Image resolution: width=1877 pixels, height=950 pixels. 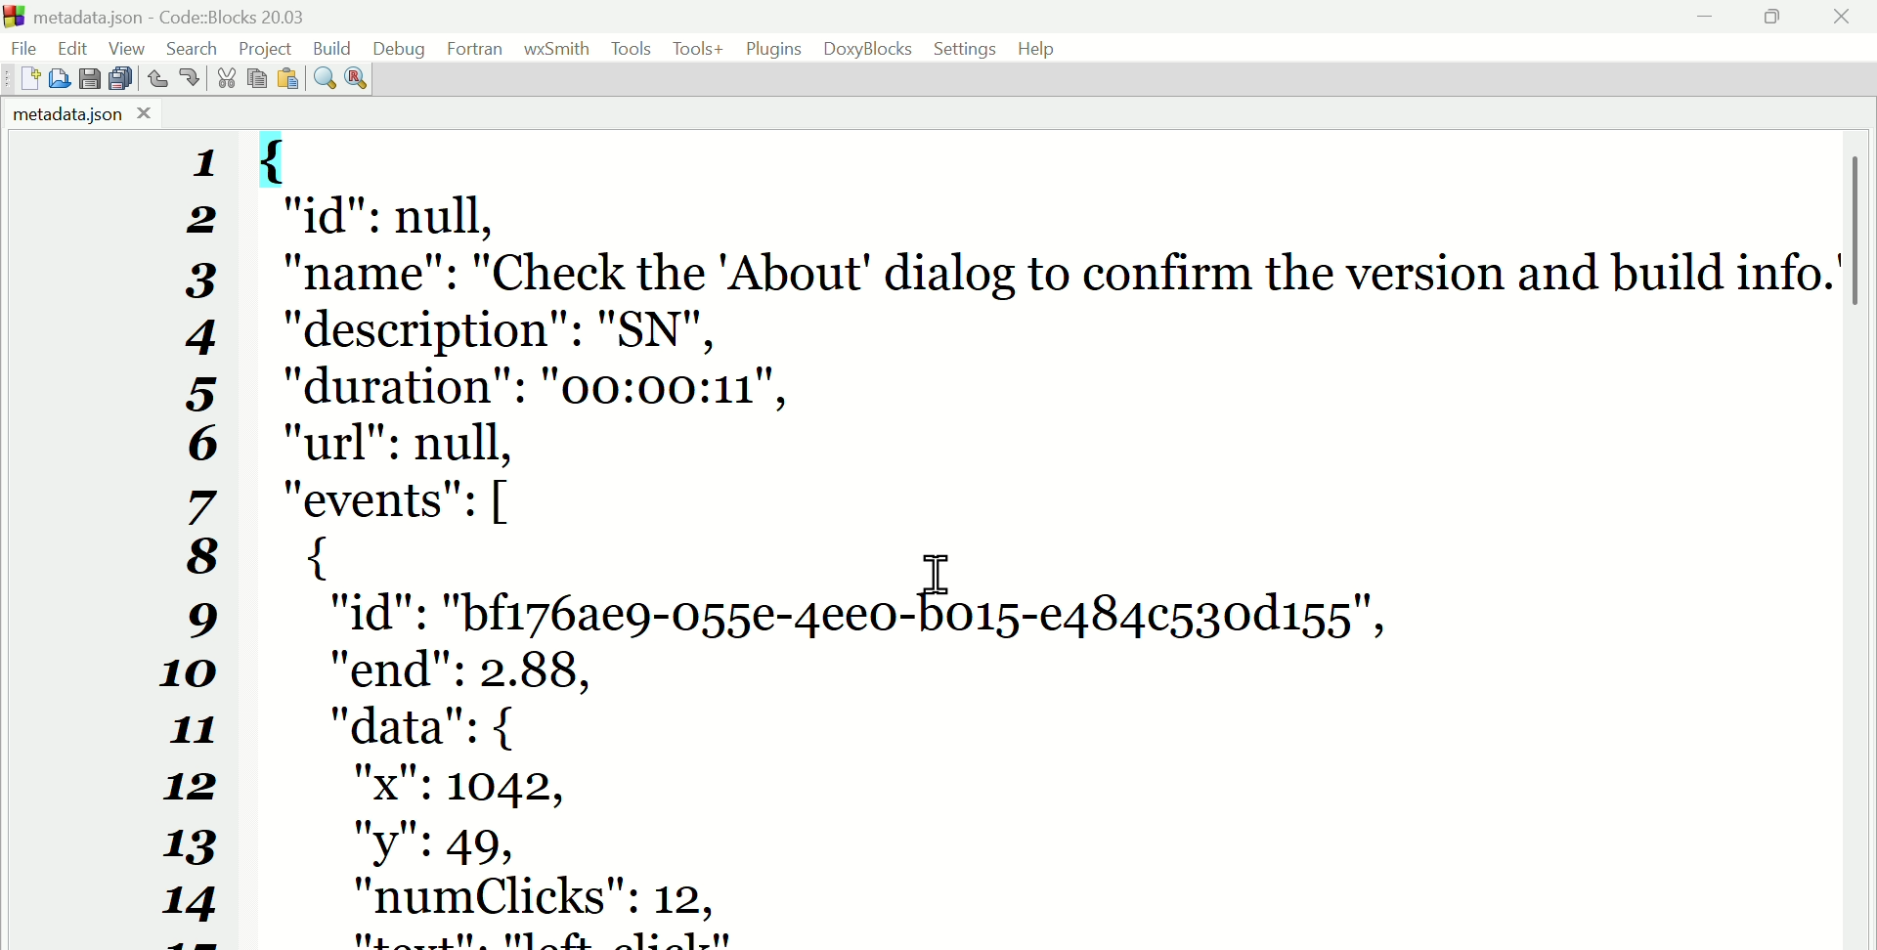 What do you see at coordinates (287, 79) in the screenshot?
I see `Paste` at bounding box center [287, 79].